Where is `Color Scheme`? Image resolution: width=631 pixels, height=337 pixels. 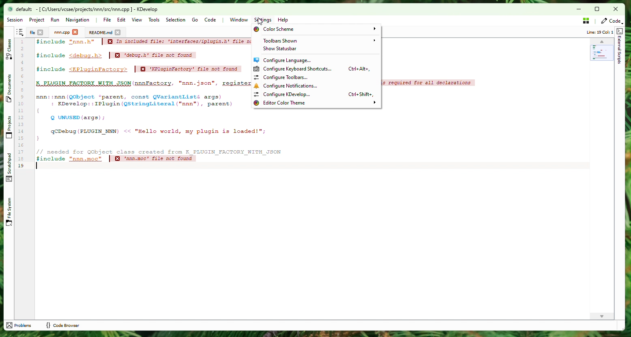
Color Scheme is located at coordinates (315, 29).